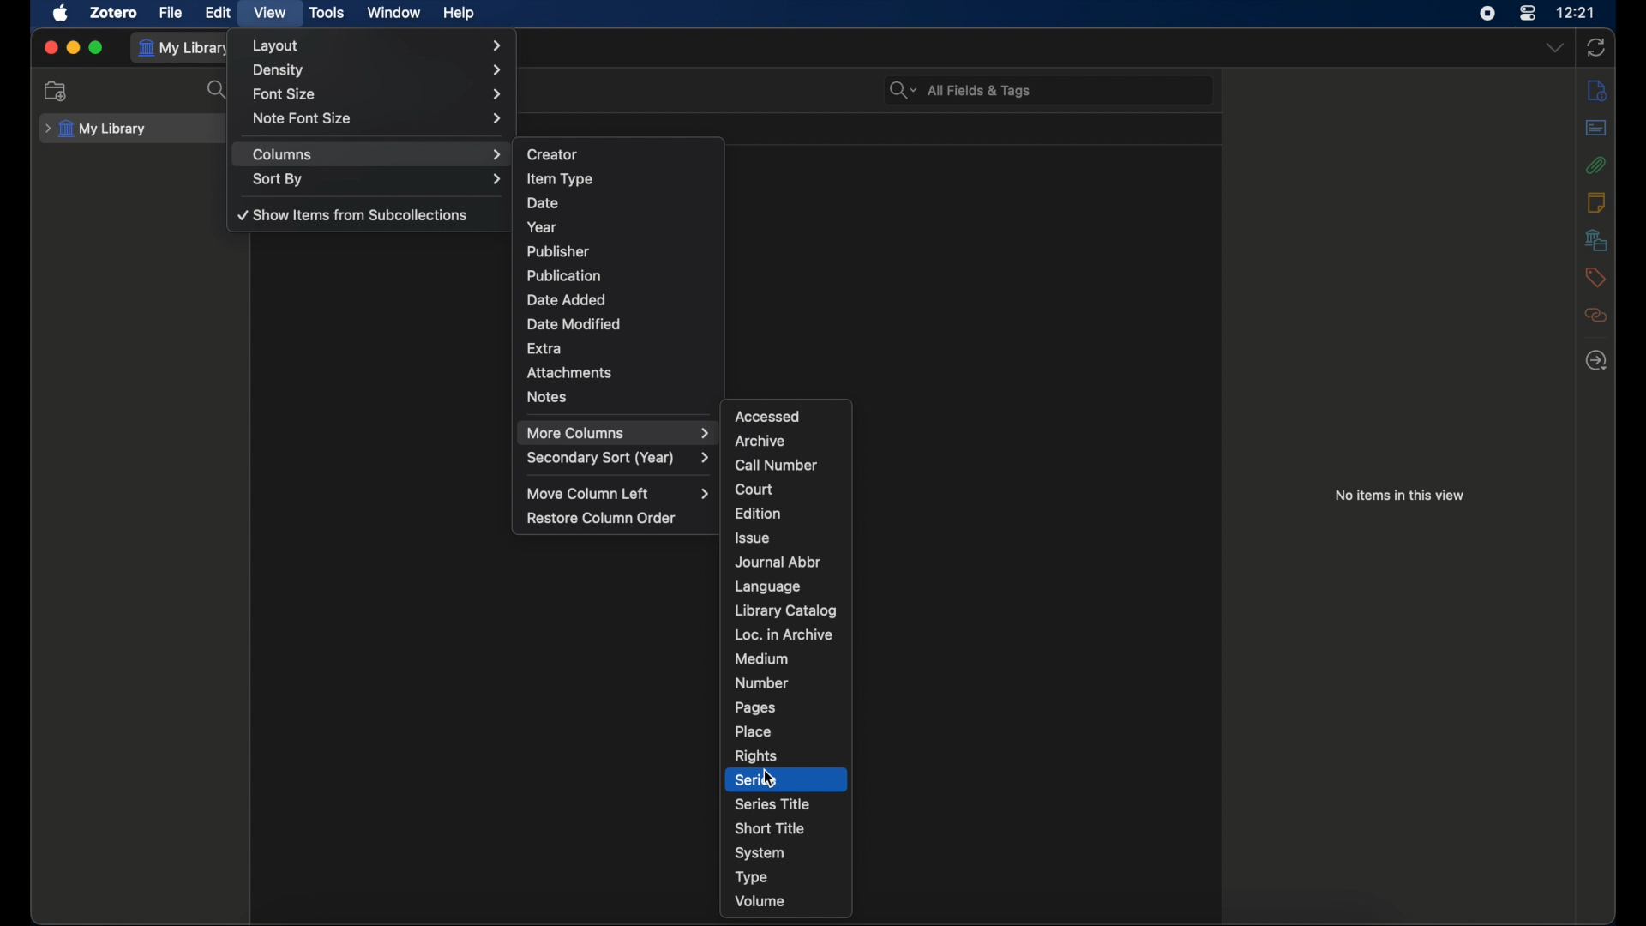 This screenshot has width=1646, height=926. I want to click on file, so click(171, 13).